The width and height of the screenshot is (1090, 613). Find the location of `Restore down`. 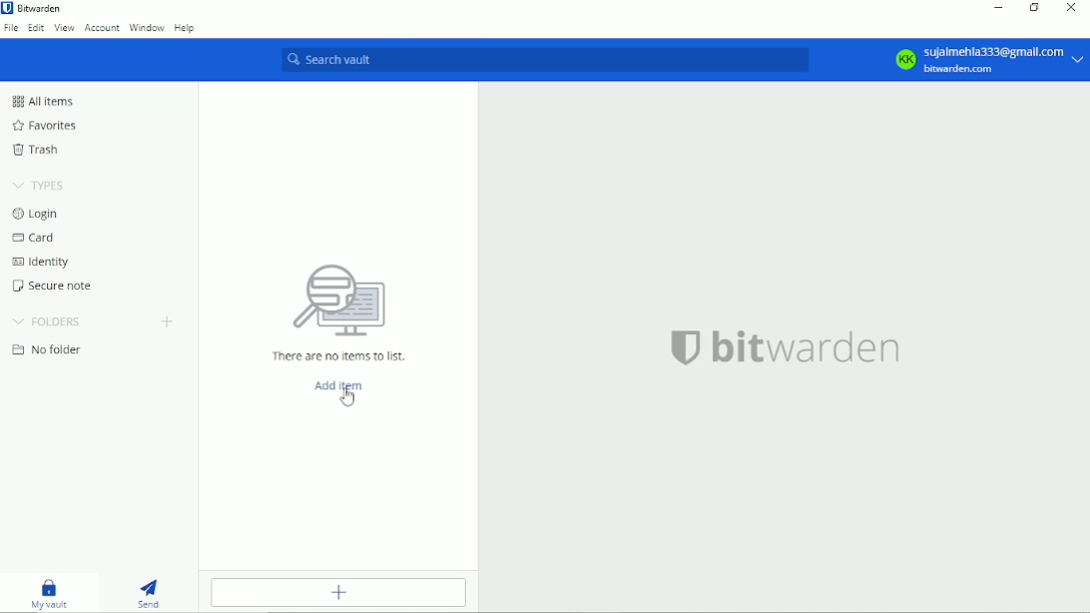

Restore down is located at coordinates (1035, 8).